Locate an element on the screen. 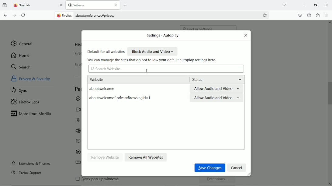 Image resolution: width=332 pixels, height=186 pixels. autoplay is located at coordinates (78, 152).